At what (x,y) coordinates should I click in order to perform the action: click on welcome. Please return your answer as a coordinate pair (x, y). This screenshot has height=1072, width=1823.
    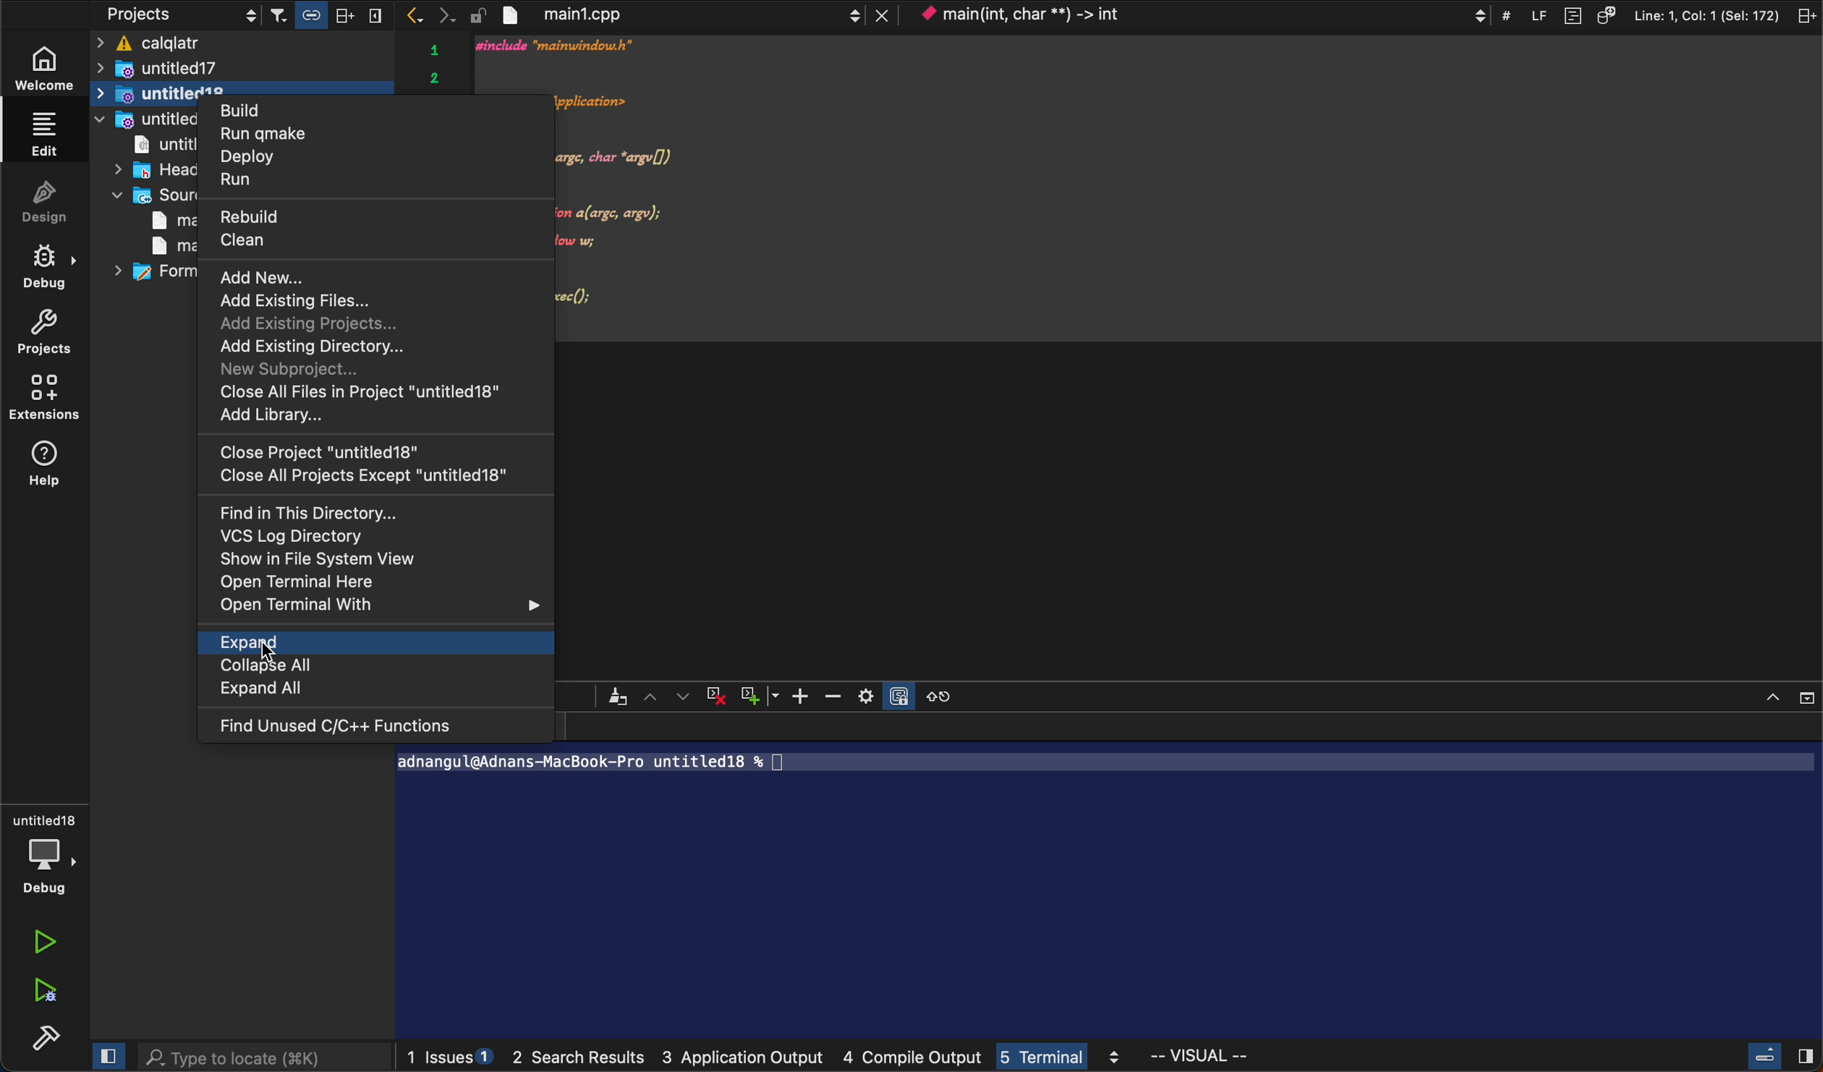
    Looking at the image, I should click on (48, 65).